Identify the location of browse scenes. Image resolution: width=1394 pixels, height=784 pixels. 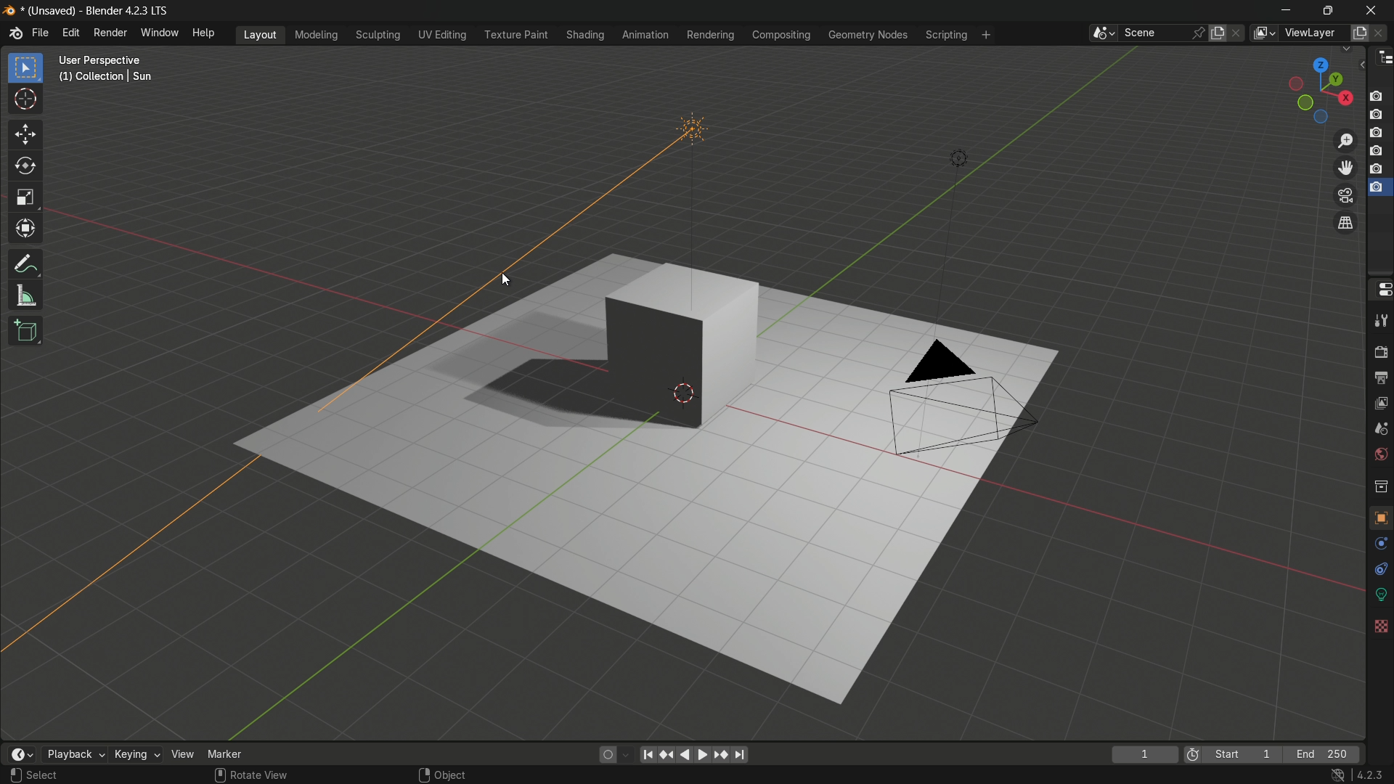
(1099, 33).